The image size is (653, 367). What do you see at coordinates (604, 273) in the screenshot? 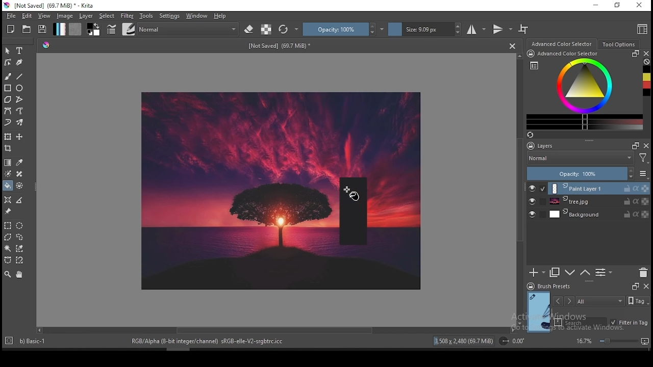
I see `view or change layer properties` at bounding box center [604, 273].